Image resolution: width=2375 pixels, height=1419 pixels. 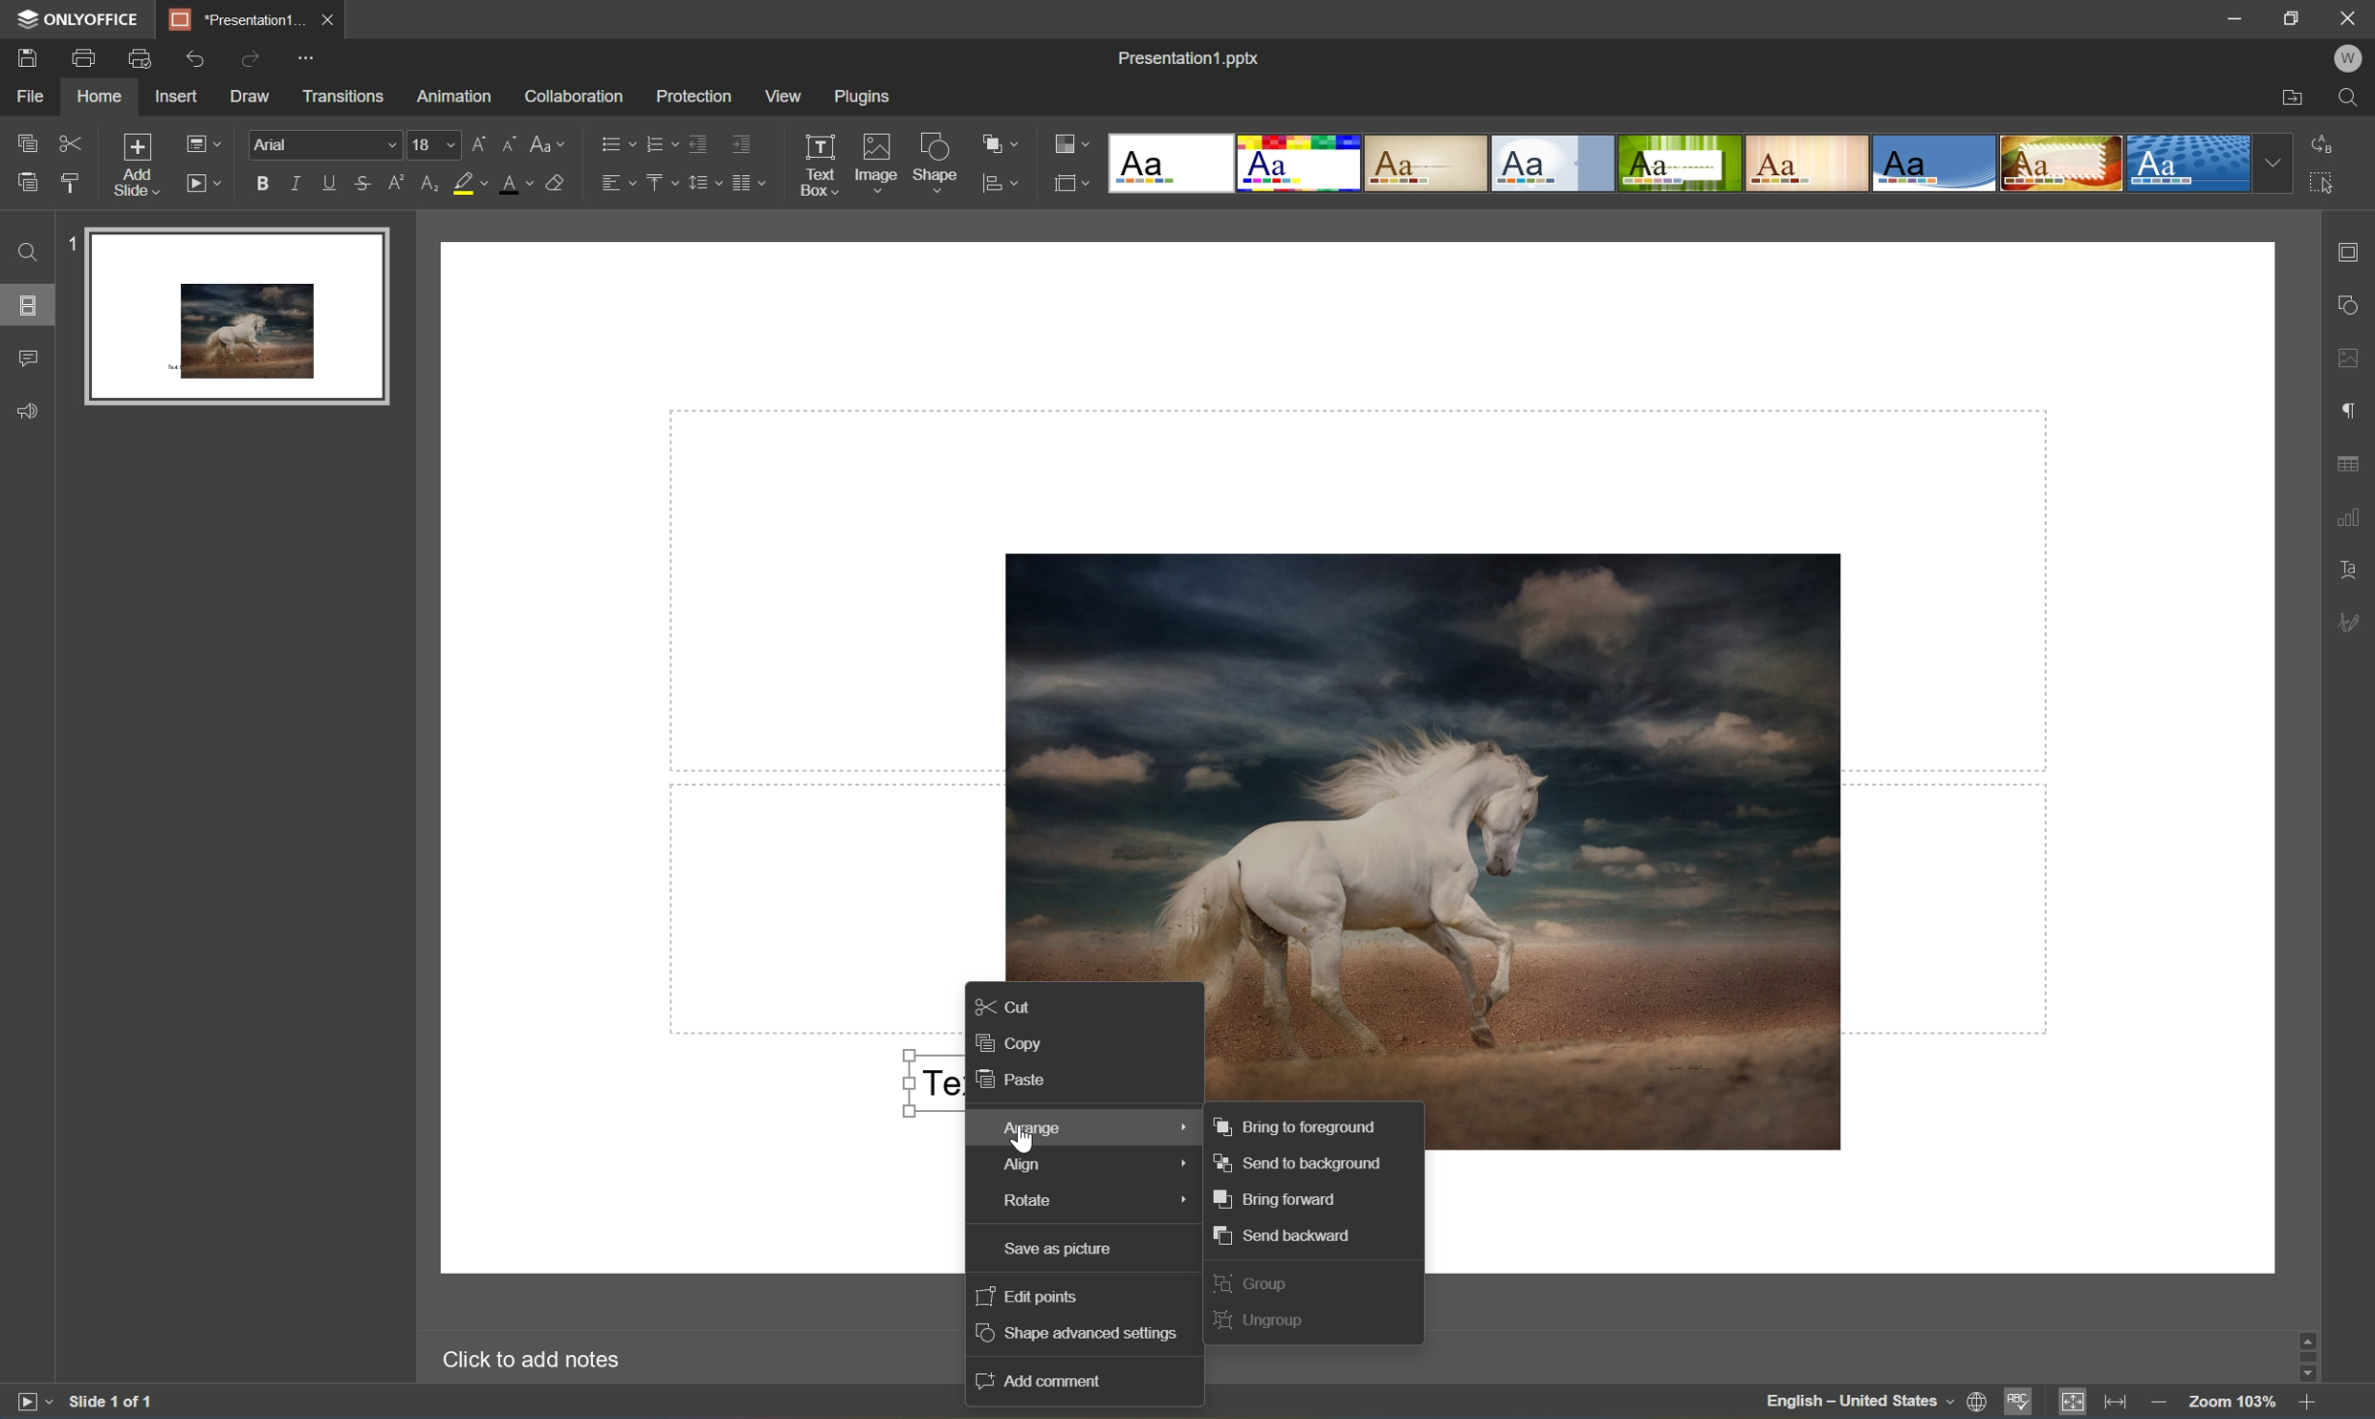 I want to click on File, so click(x=34, y=97).